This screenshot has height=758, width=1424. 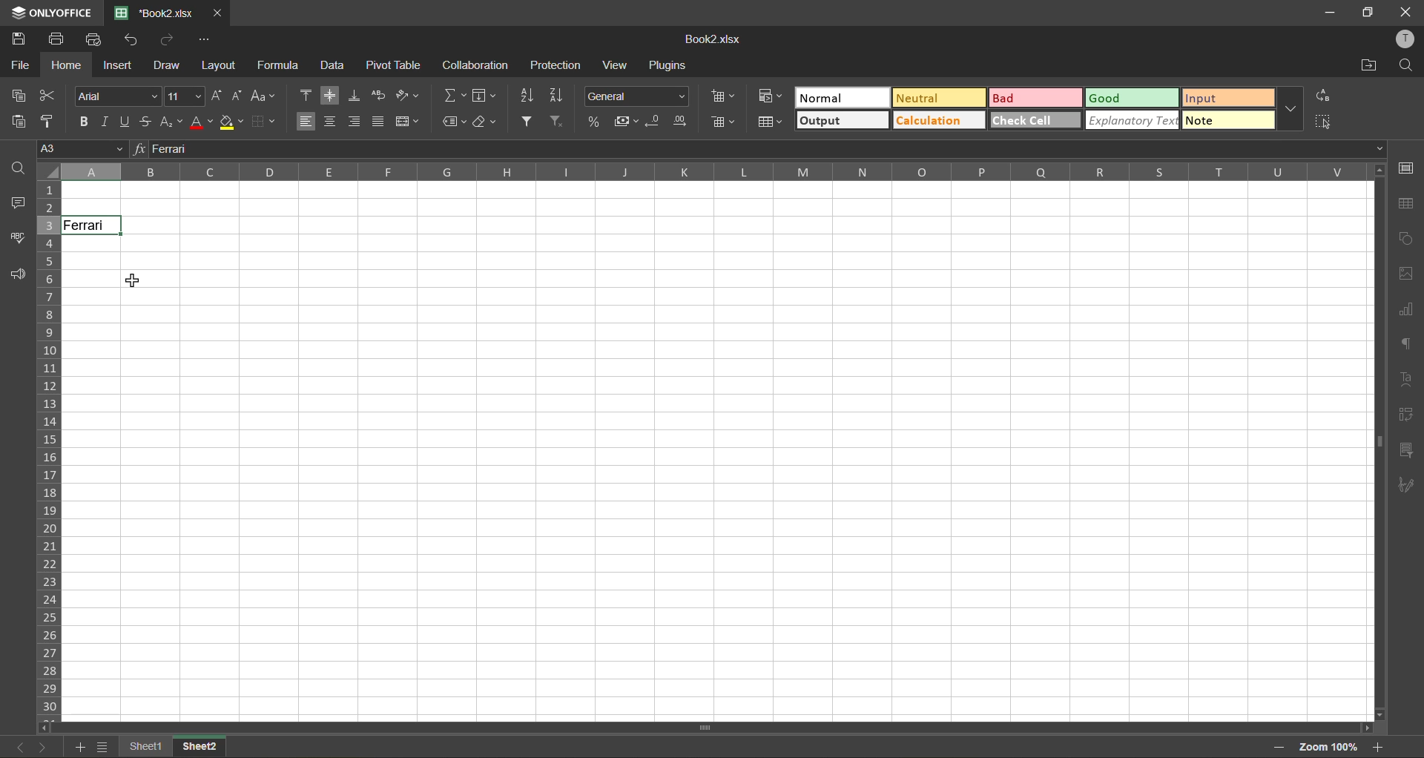 What do you see at coordinates (723, 122) in the screenshot?
I see `delete cells` at bounding box center [723, 122].